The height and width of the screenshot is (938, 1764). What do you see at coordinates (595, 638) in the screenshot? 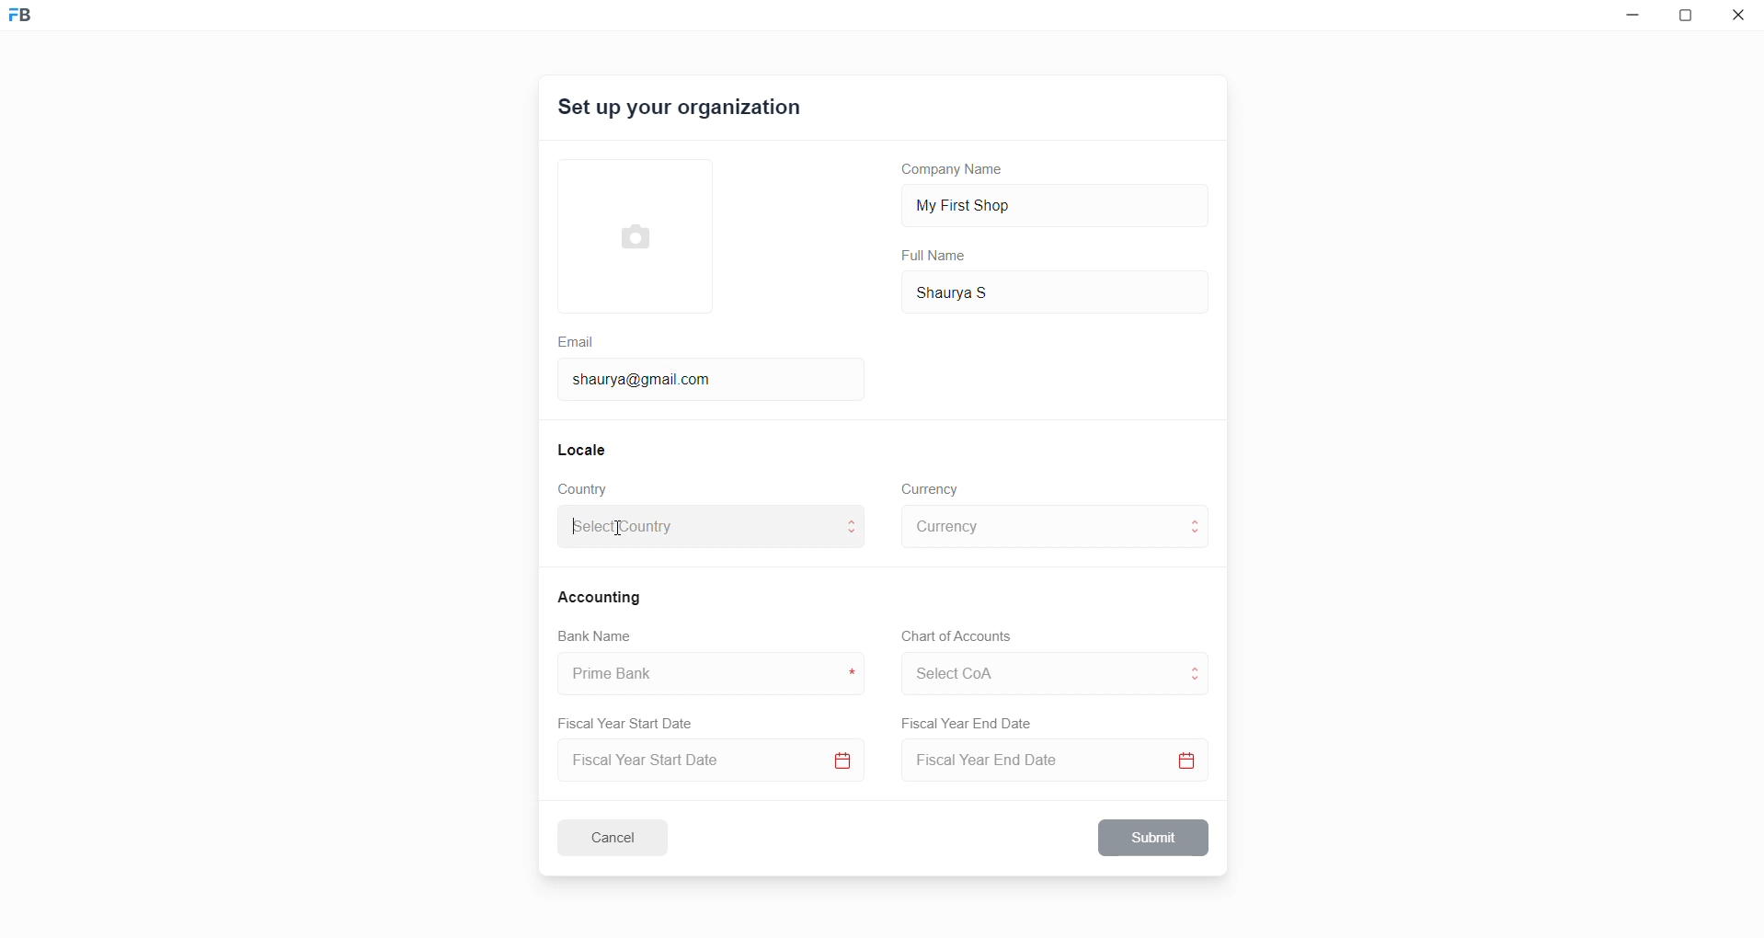
I see `Bank Name` at bounding box center [595, 638].